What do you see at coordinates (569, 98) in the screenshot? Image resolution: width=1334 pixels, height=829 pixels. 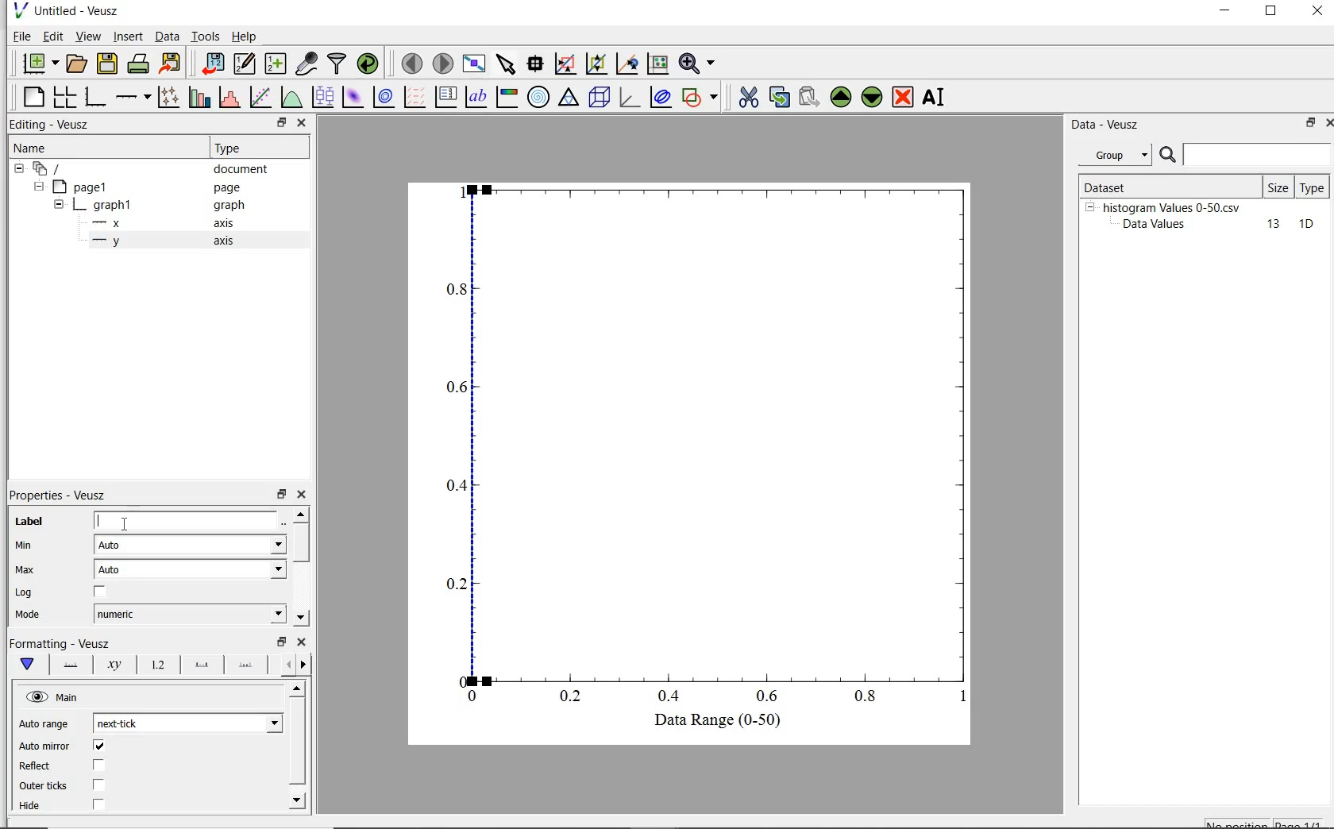 I see `ternary graph` at bounding box center [569, 98].